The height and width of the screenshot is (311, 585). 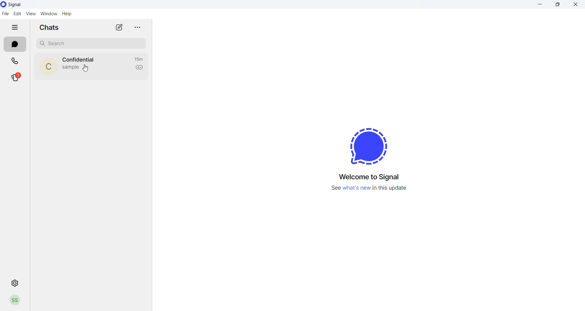 What do you see at coordinates (89, 42) in the screenshot?
I see `search ` at bounding box center [89, 42].